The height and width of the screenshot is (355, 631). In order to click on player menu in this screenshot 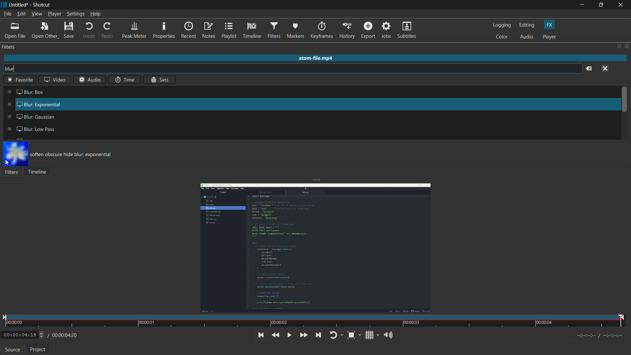, I will do `click(55, 14)`.